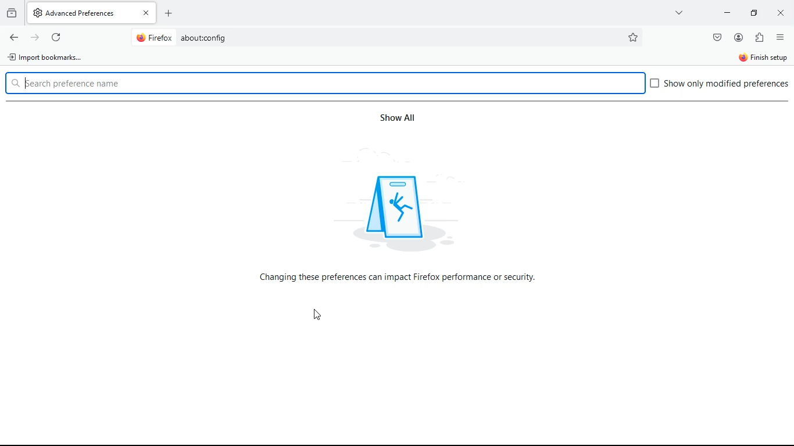  I want to click on search box, so click(326, 82).